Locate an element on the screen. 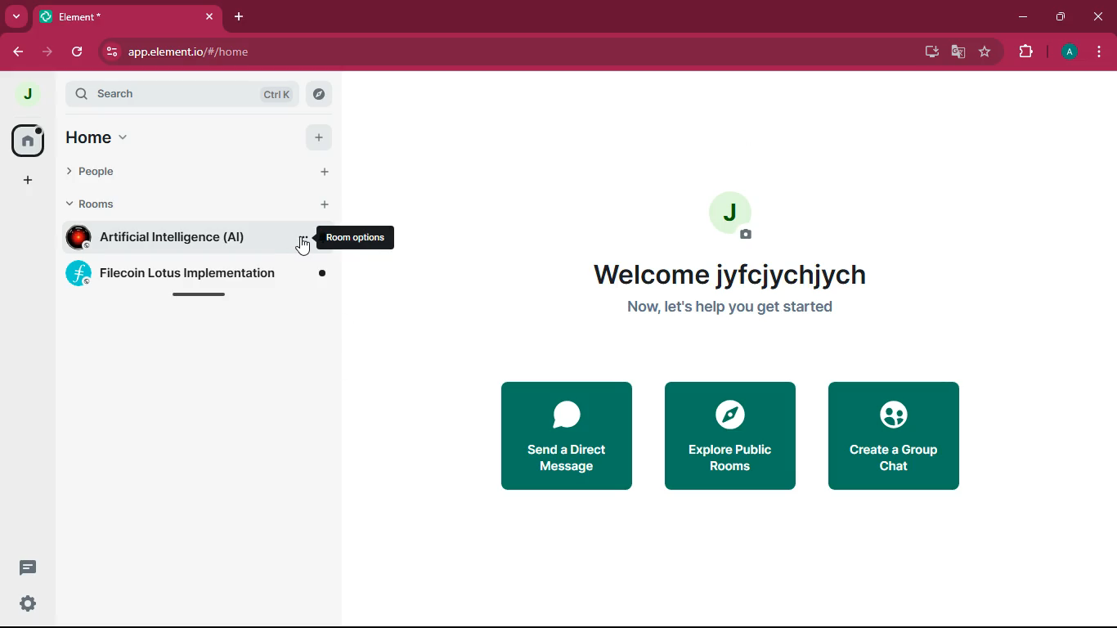  forward is located at coordinates (48, 52).